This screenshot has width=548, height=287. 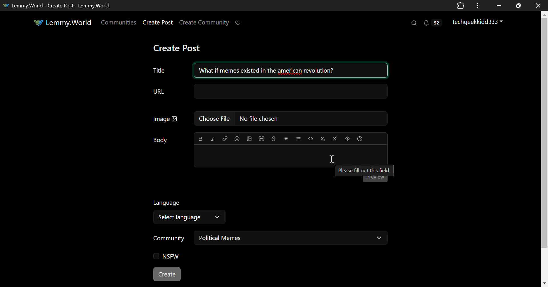 I want to click on Post Body Textbox, so click(x=291, y=154).